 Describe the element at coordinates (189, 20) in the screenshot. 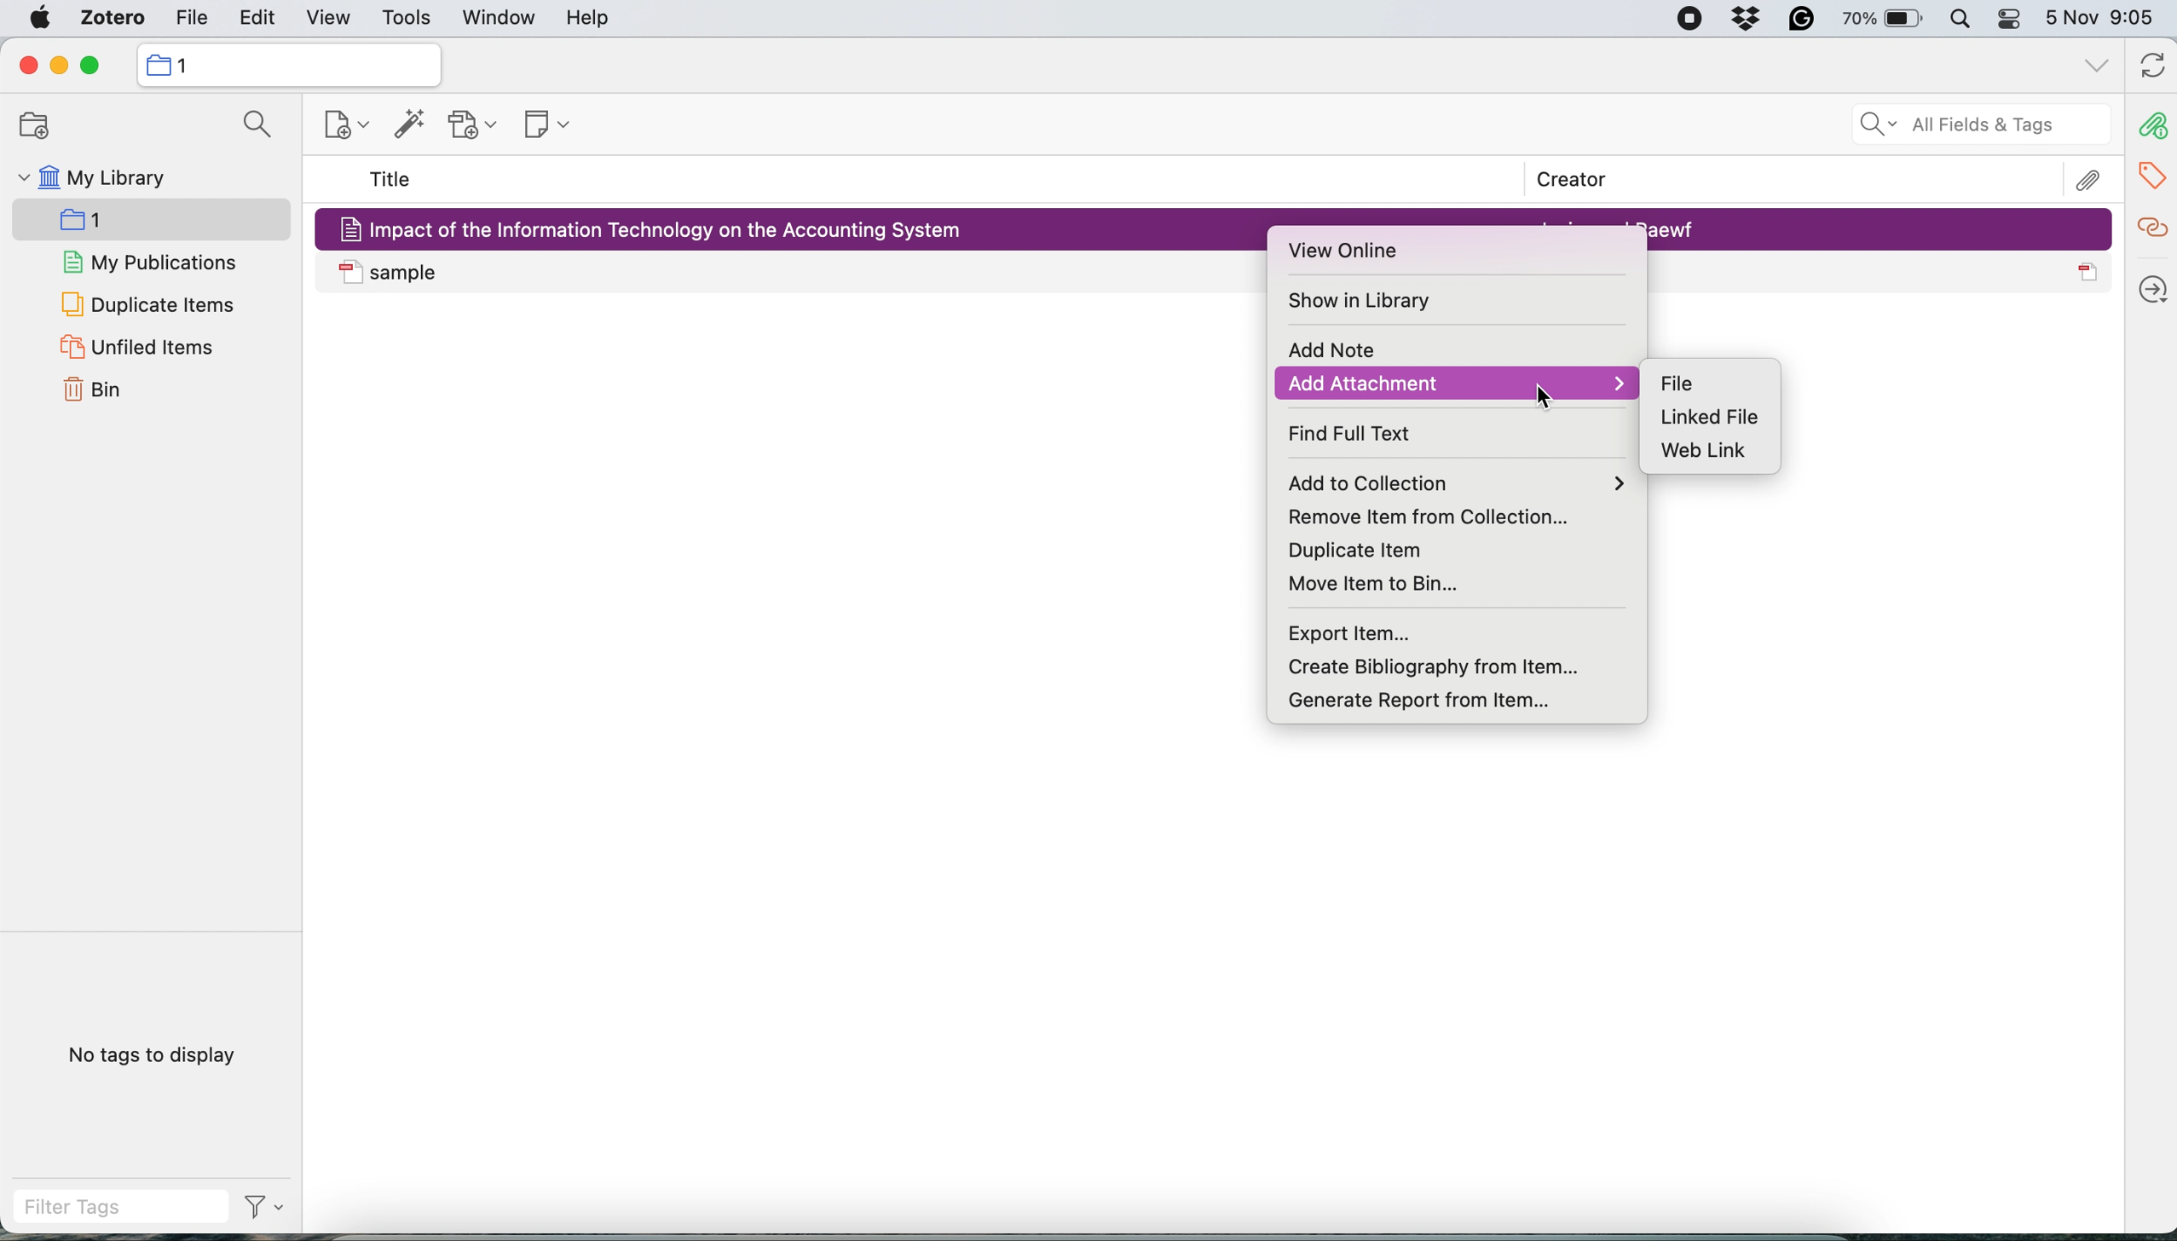

I see `edit` at that location.